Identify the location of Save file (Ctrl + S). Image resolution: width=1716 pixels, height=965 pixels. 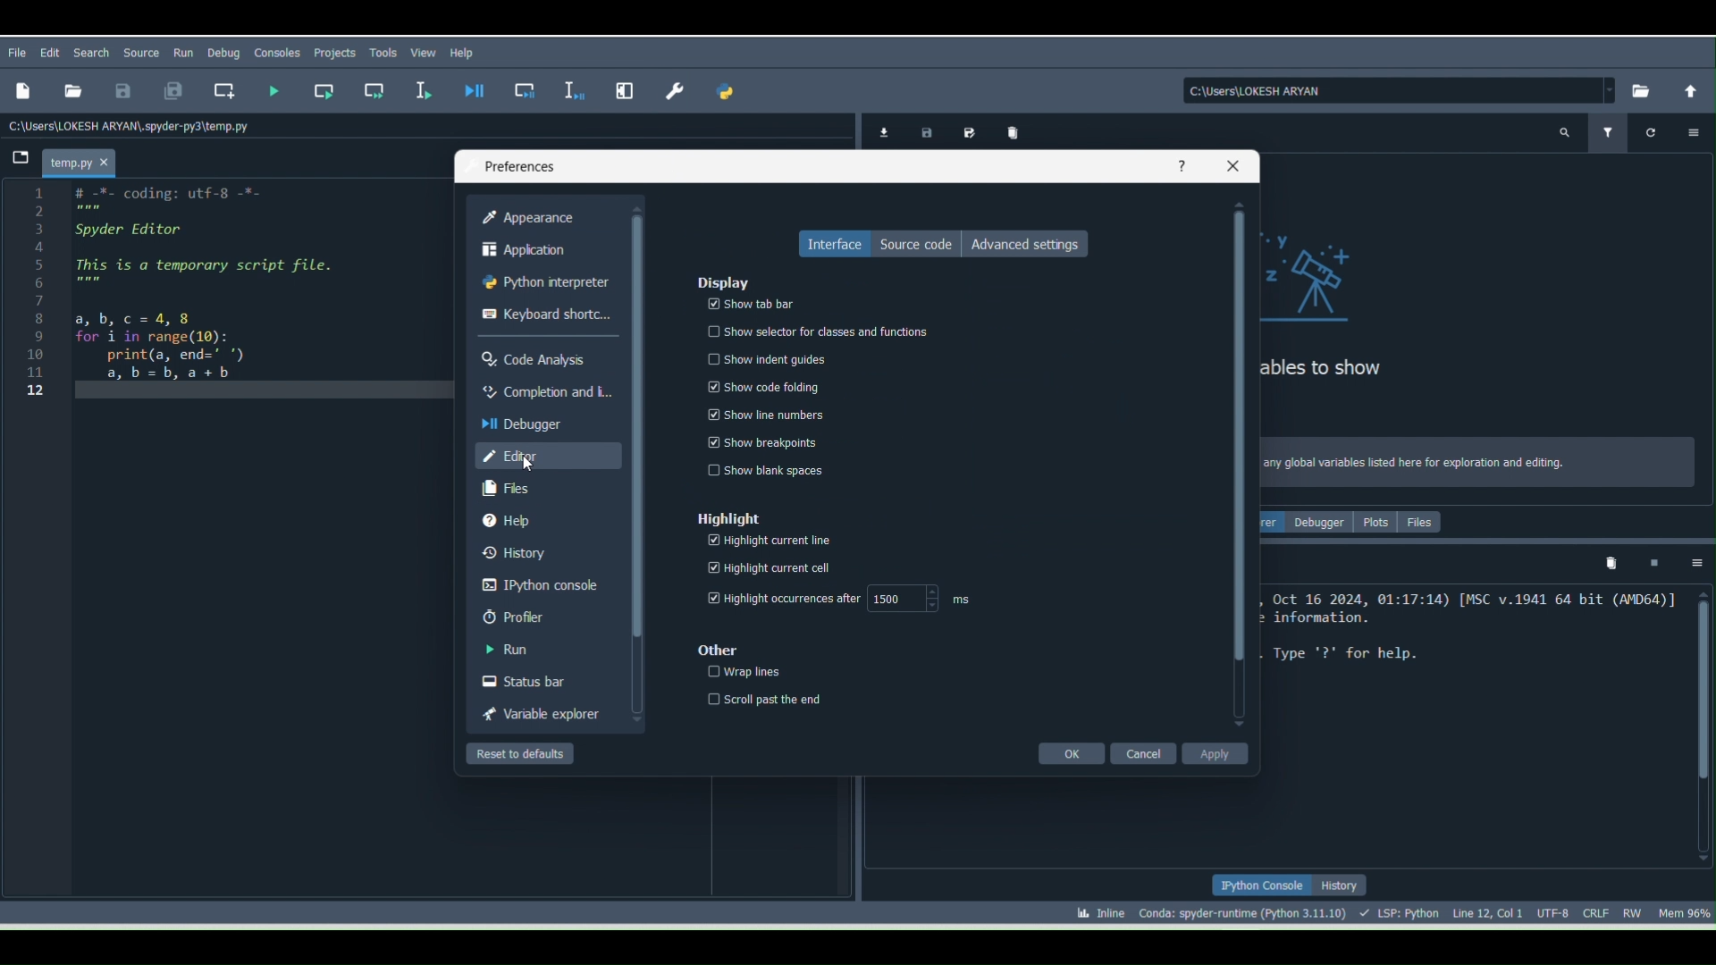
(122, 89).